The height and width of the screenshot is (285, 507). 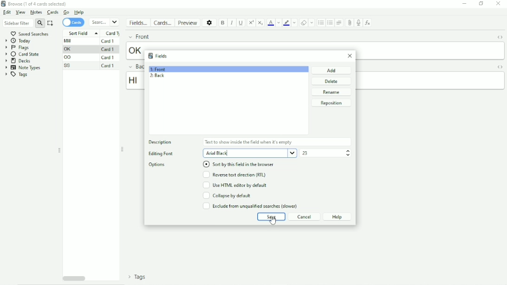 I want to click on Note Types, so click(x=22, y=68).